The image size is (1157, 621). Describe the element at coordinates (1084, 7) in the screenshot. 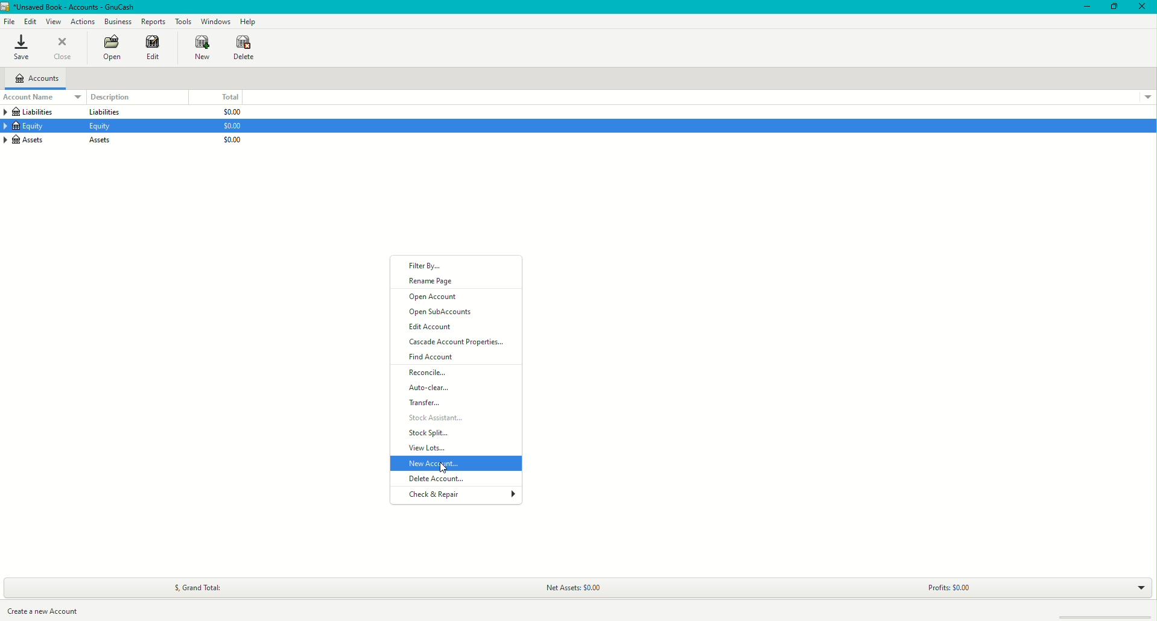

I see `Minimize` at that location.